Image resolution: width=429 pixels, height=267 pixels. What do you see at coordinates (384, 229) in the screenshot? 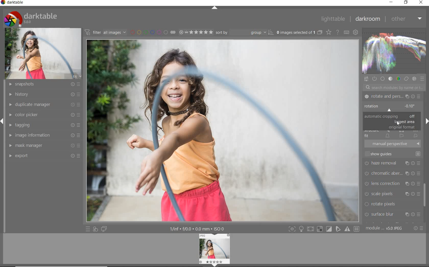
I see `module order` at bounding box center [384, 229].